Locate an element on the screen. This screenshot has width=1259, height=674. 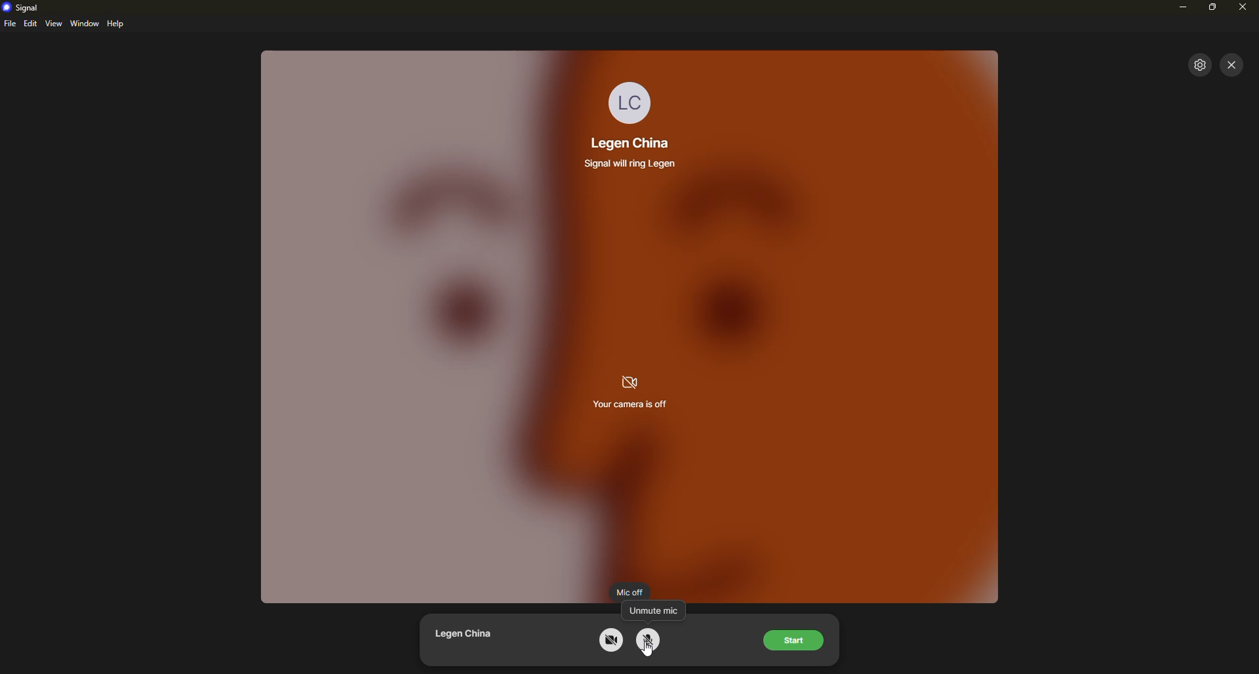
file is located at coordinates (10, 24).